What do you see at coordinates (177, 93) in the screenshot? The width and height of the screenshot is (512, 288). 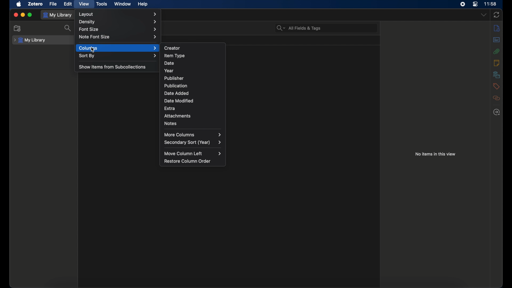 I see `date added` at bounding box center [177, 93].